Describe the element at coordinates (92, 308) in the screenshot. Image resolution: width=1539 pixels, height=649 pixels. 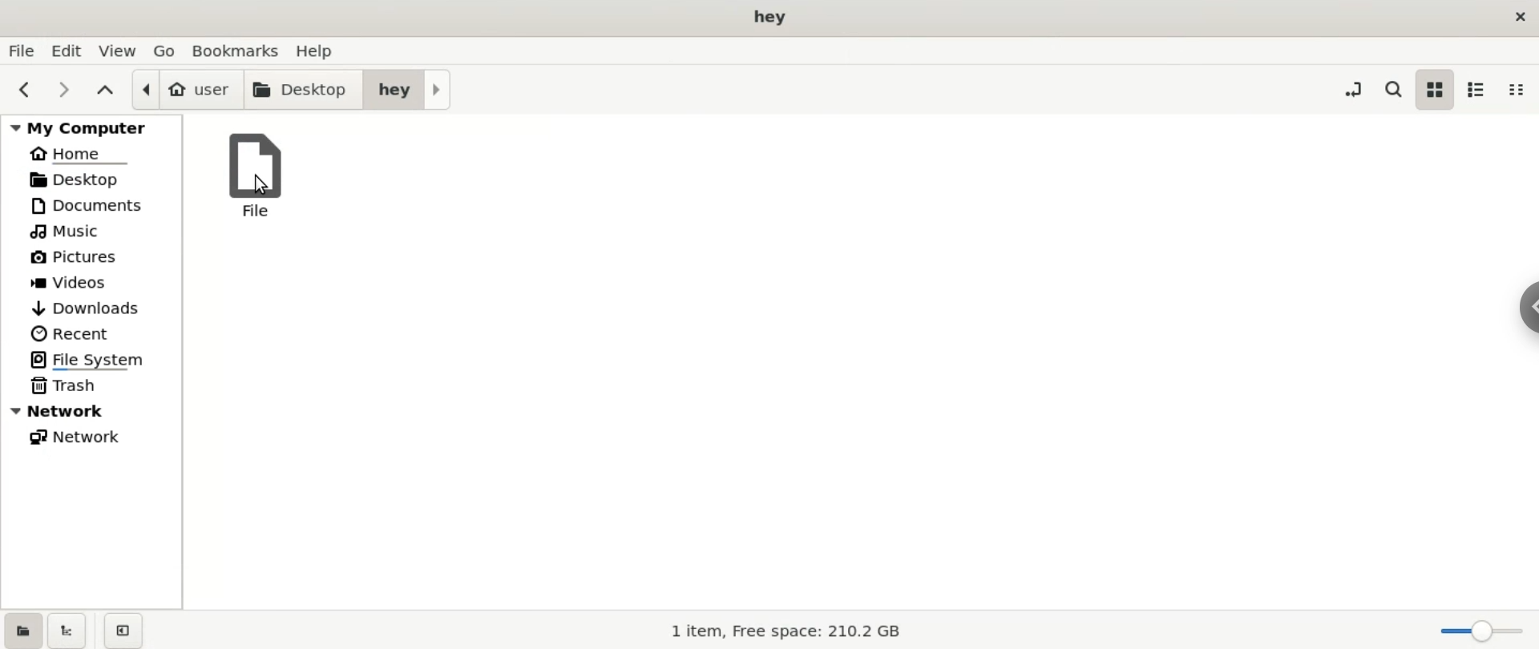
I see `downloas` at that location.